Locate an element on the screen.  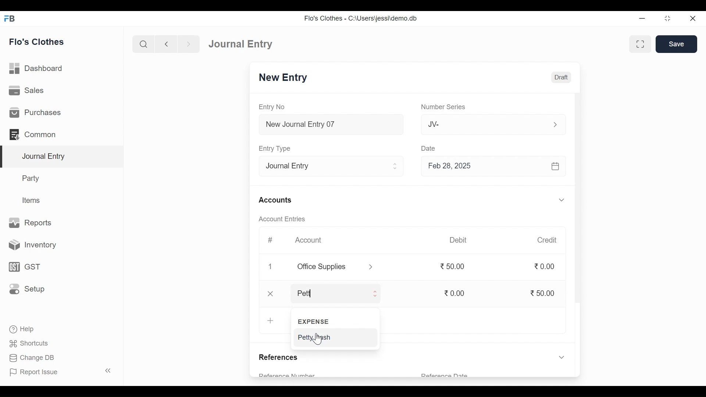
New Entry is located at coordinates (285, 78).